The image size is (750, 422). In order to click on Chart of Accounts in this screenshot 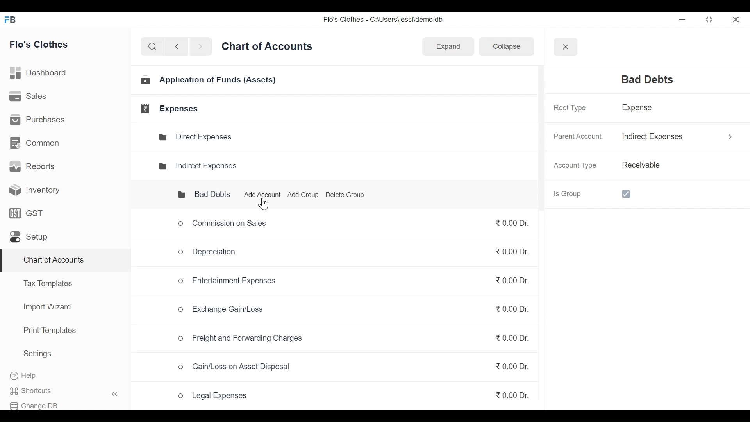, I will do `click(269, 49)`.